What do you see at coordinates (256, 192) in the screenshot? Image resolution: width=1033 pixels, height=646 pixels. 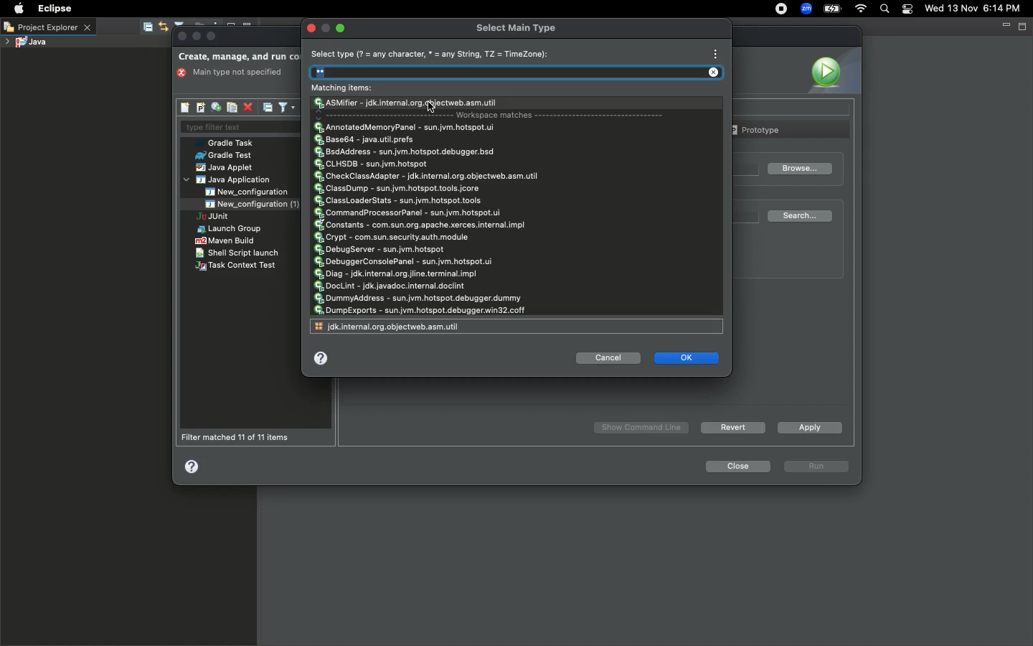 I see `New_configuration` at bounding box center [256, 192].